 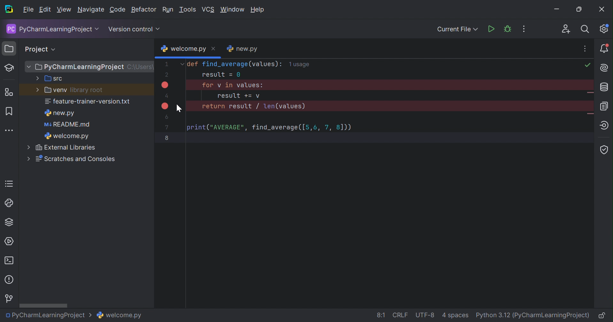 I want to click on PyCharmLearningProject, so click(x=76, y=67).